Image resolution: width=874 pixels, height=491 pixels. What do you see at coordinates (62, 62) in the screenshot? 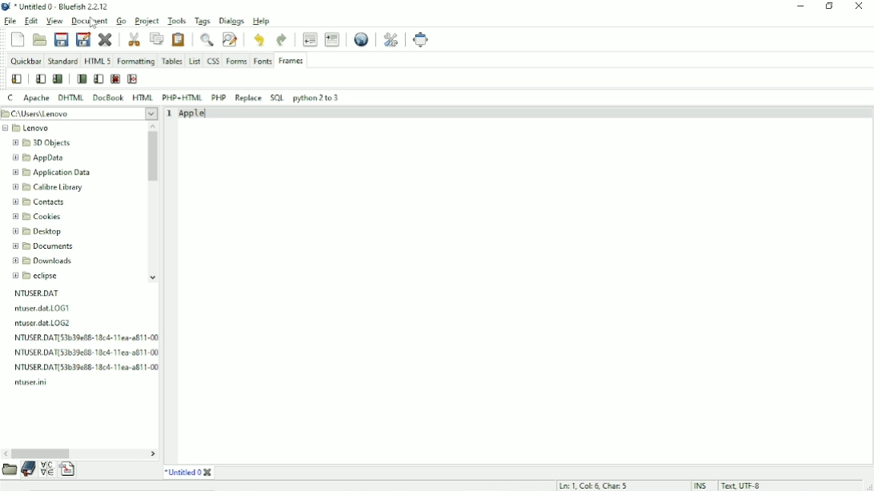
I see `Standard` at bounding box center [62, 62].